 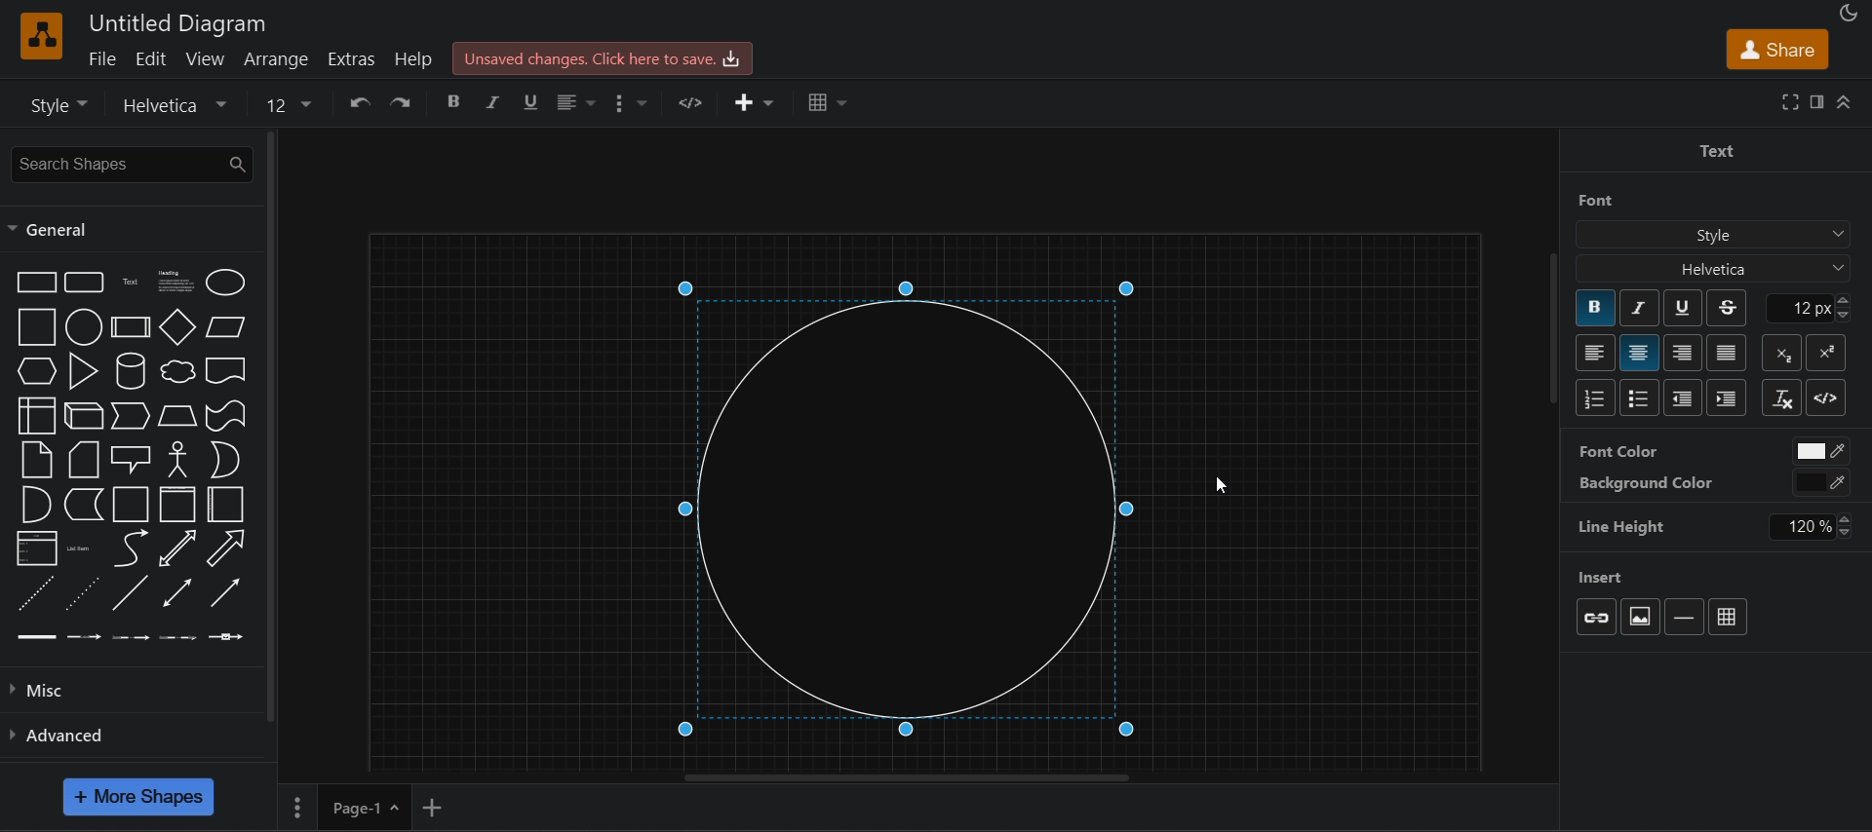 I want to click on format, so click(x=632, y=104).